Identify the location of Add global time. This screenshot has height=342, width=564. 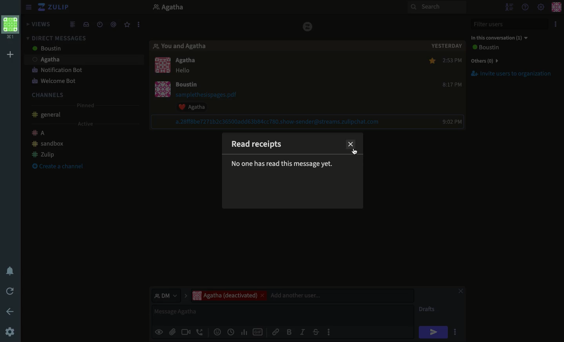
(232, 332).